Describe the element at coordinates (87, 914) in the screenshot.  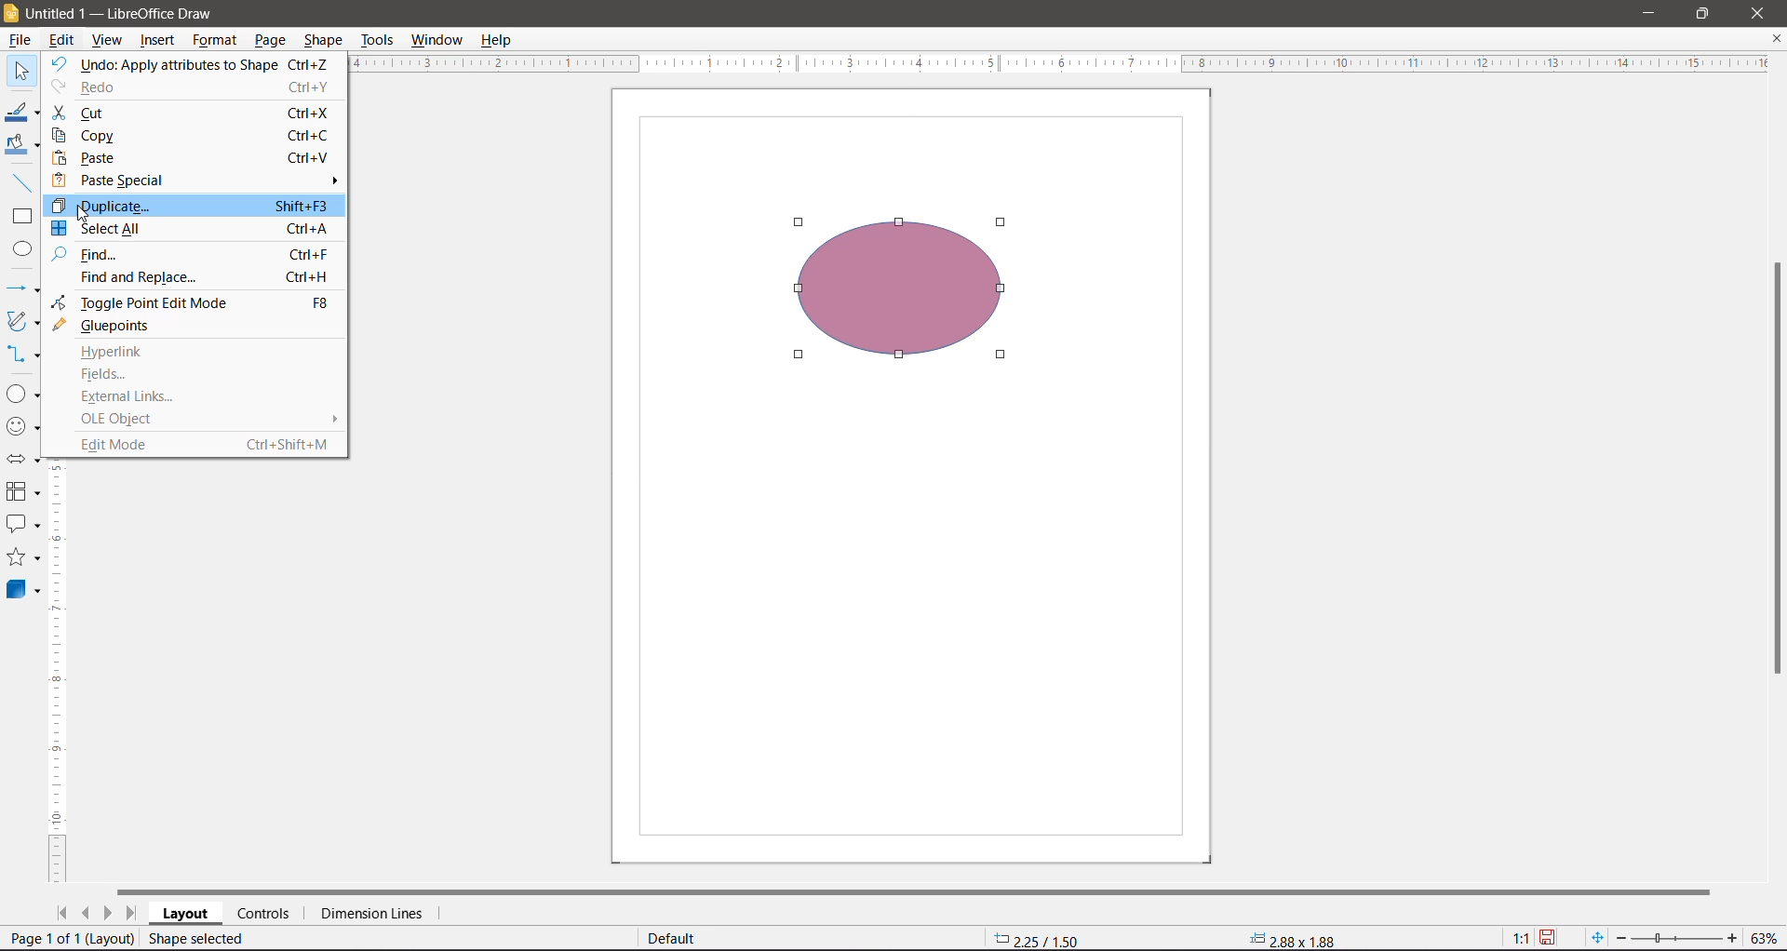
I see `Scroll to previous page` at that location.